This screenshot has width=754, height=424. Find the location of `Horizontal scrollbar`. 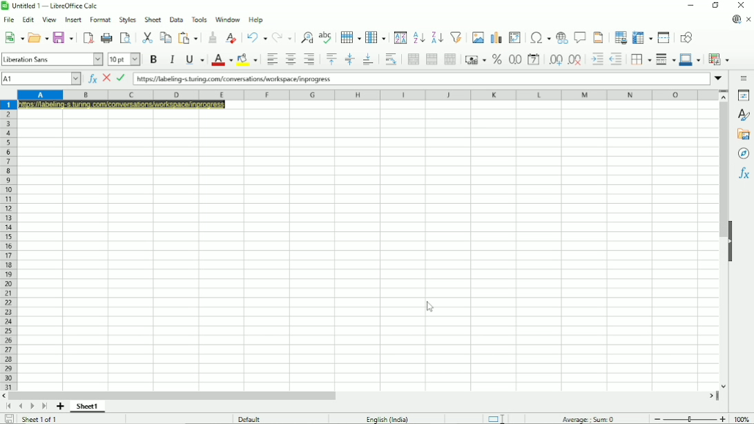

Horizontal scrollbar is located at coordinates (172, 395).